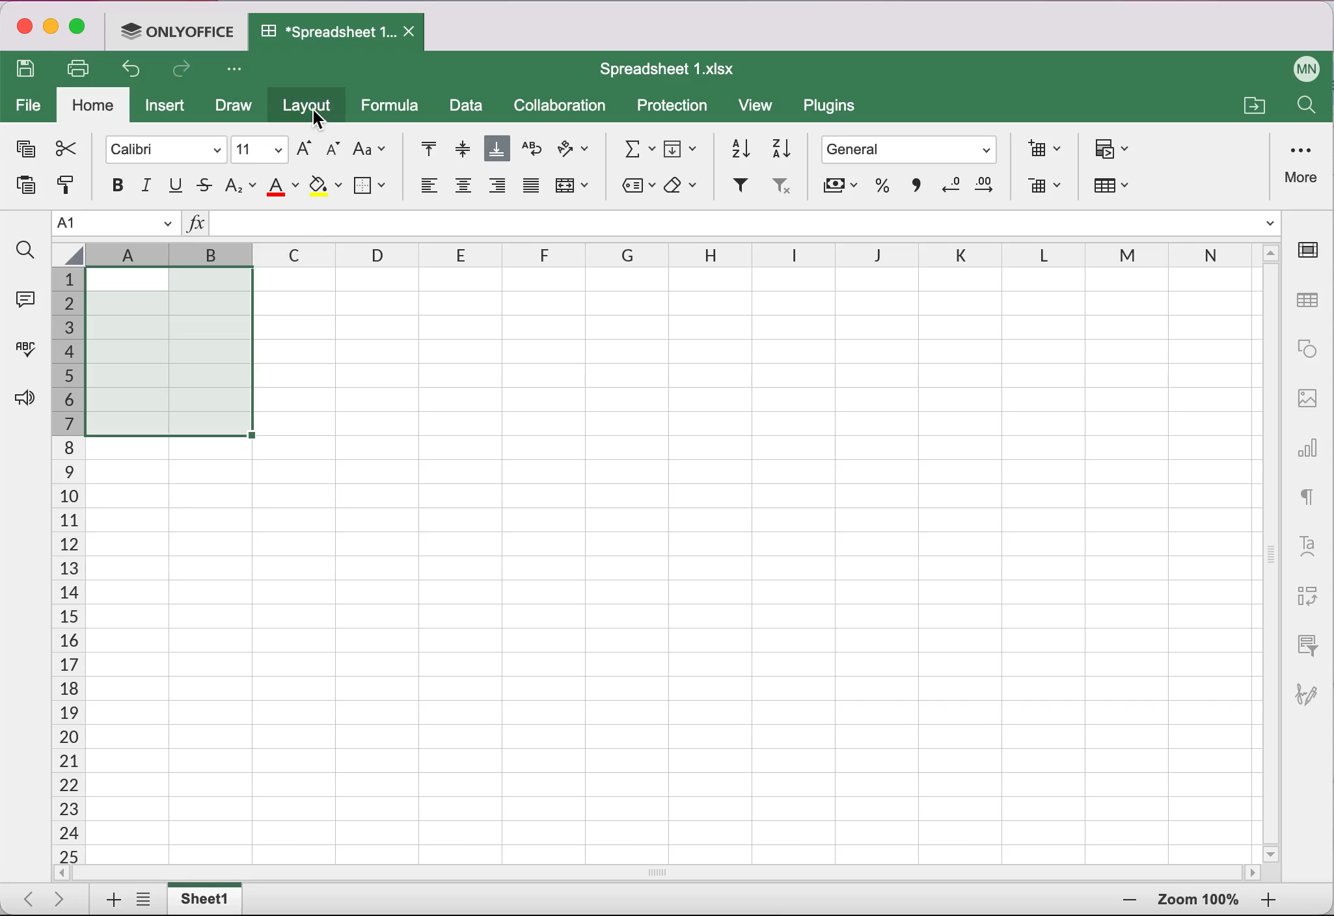 The image size is (1334, 916). What do you see at coordinates (782, 147) in the screenshot?
I see `sort descending` at bounding box center [782, 147].